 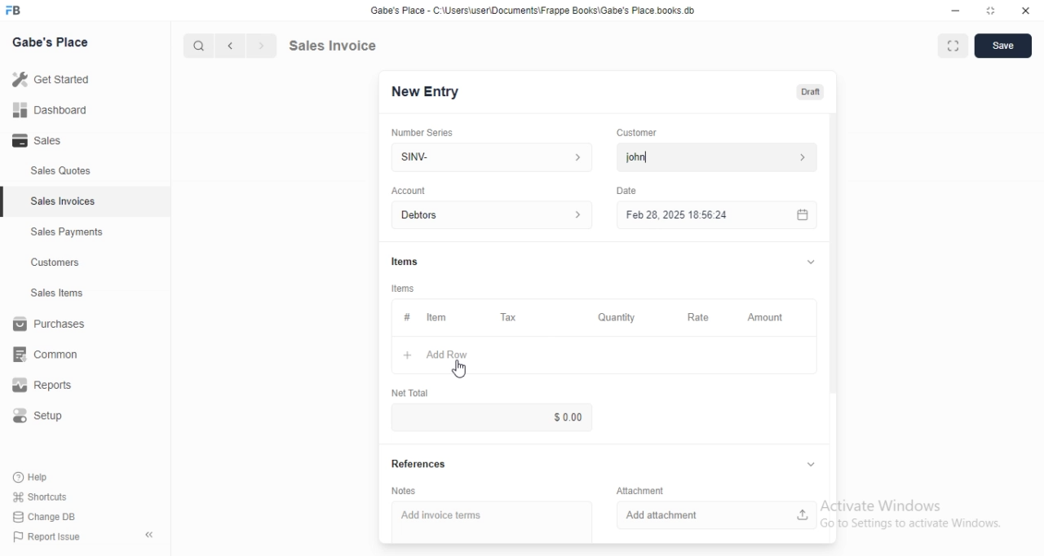 I want to click on maximize, so click(x=992, y=12).